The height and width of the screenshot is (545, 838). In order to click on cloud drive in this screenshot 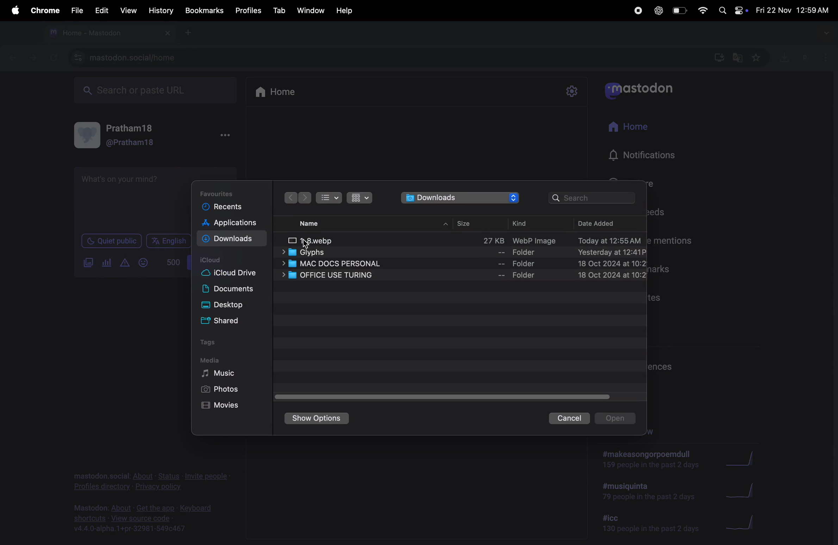, I will do `click(230, 275)`.